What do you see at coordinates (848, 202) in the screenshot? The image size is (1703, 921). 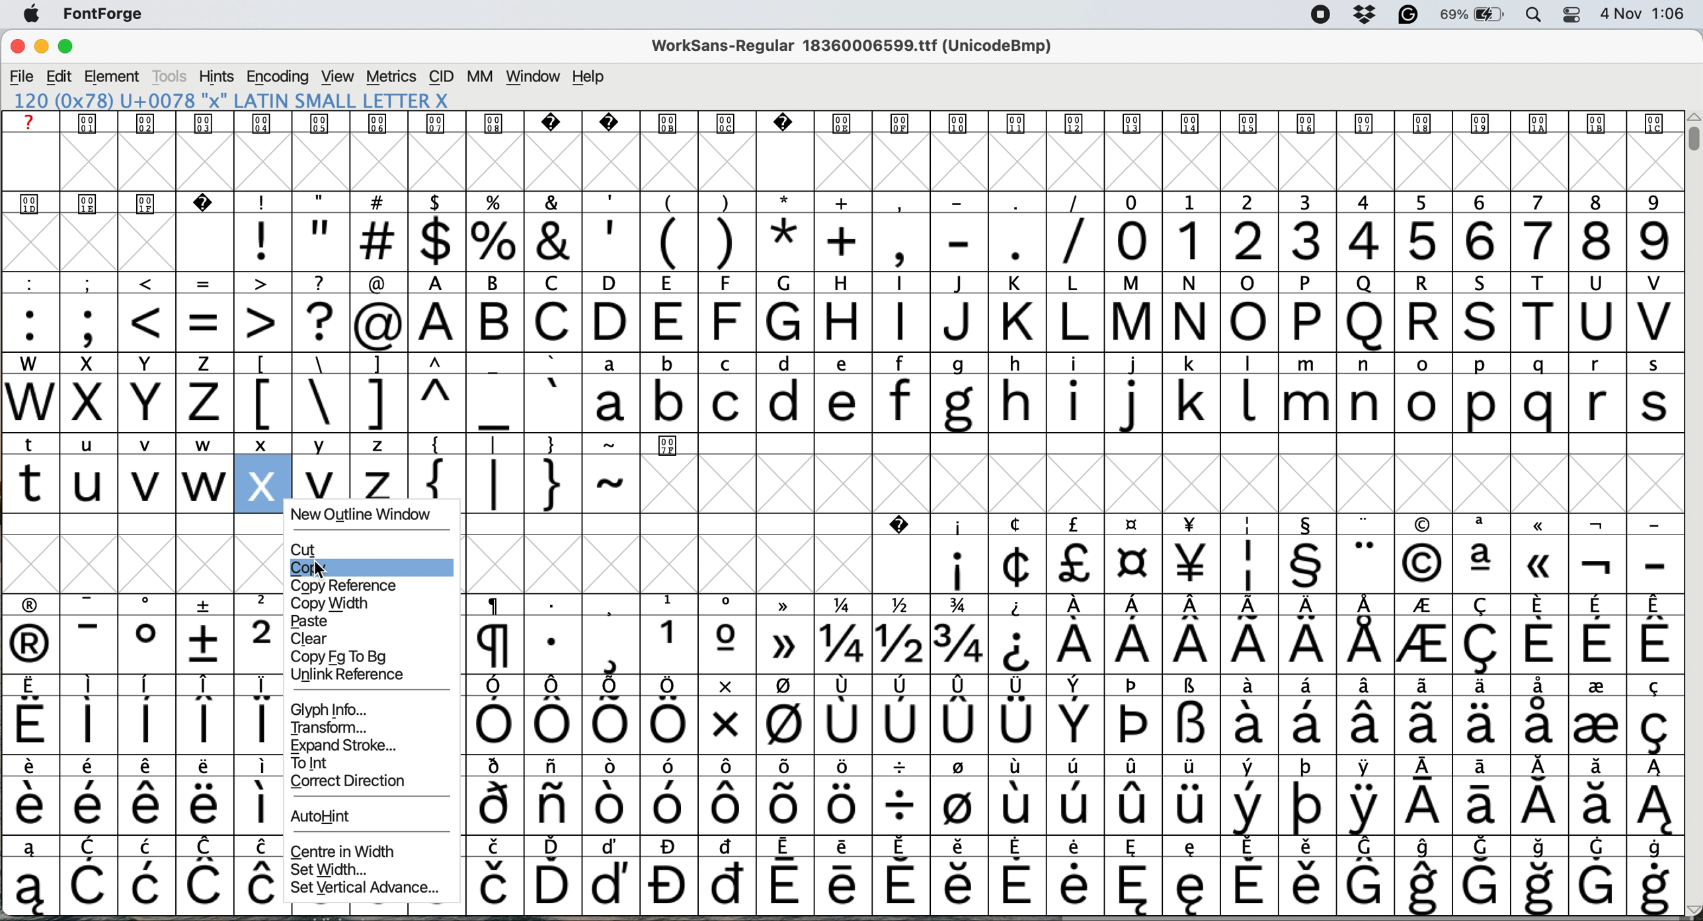 I see `special characters and text` at bounding box center [848, 202].